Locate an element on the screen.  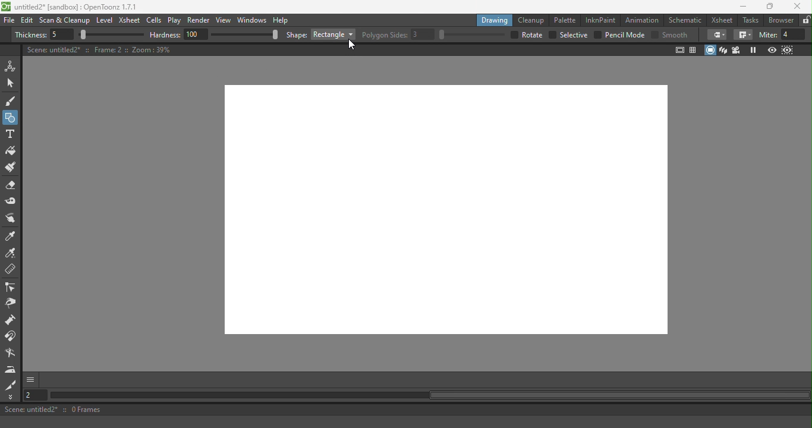
Minimize is located at coordinates (744, 7).